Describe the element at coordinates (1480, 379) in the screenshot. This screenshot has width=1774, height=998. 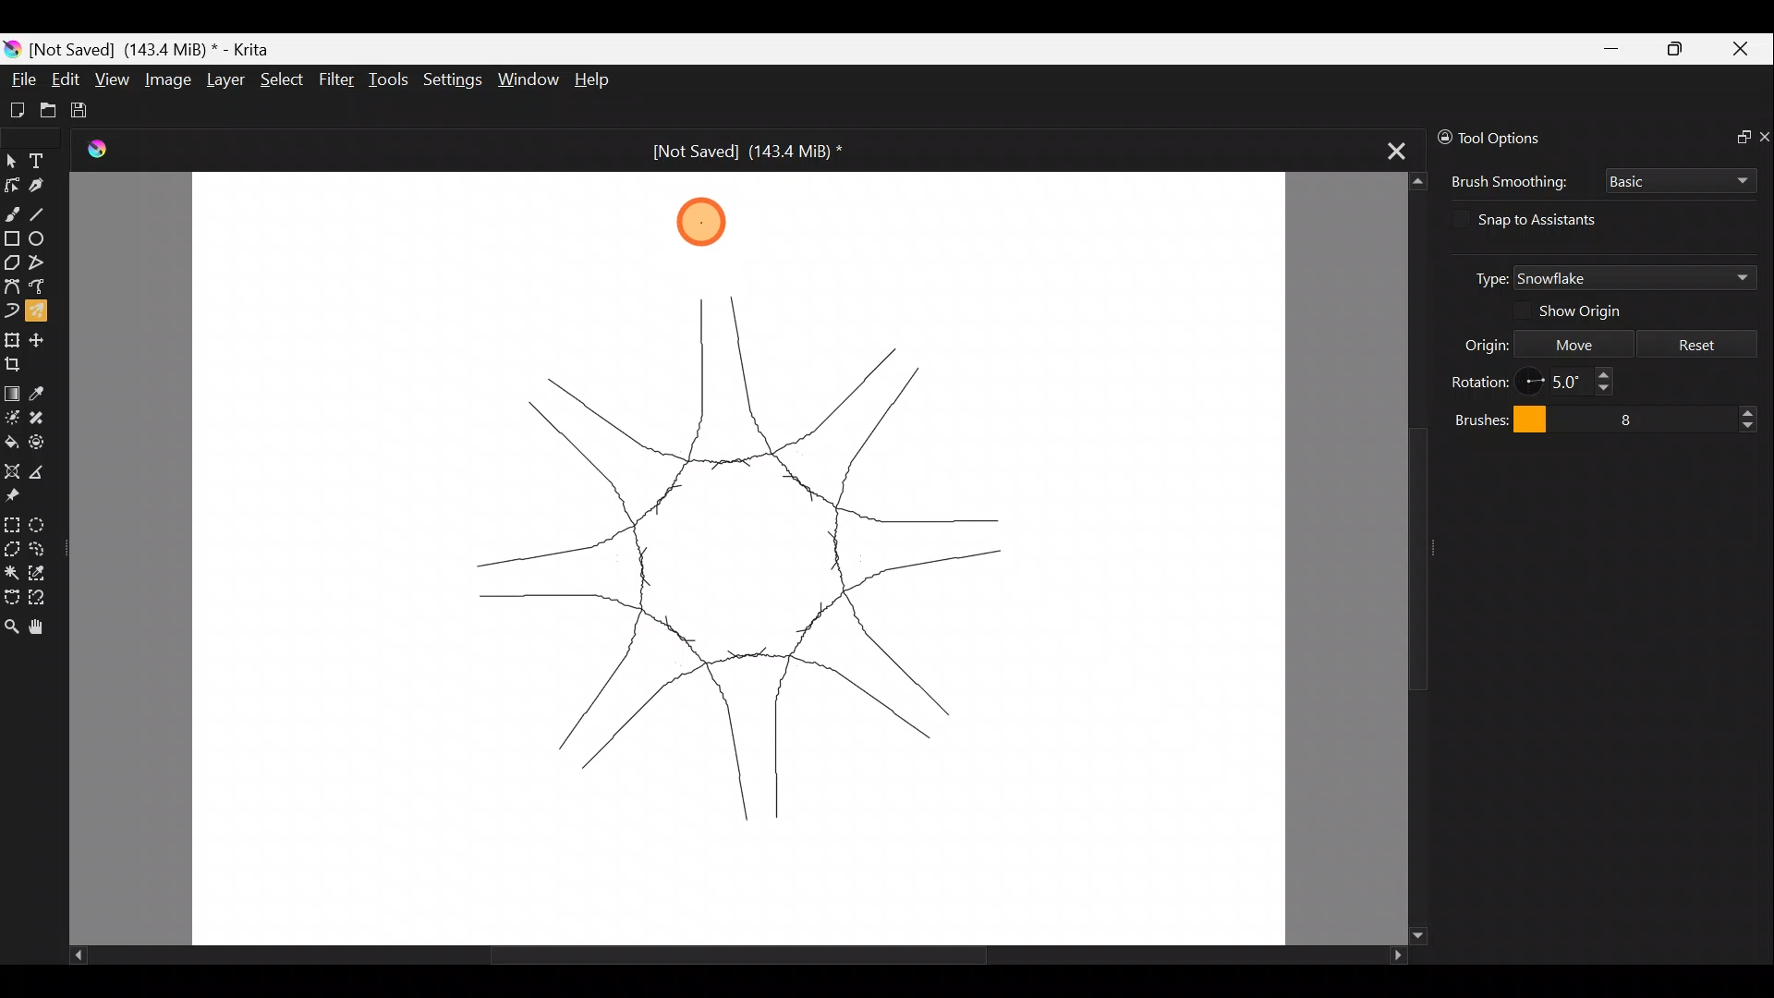
I see `Rotation` at that location.